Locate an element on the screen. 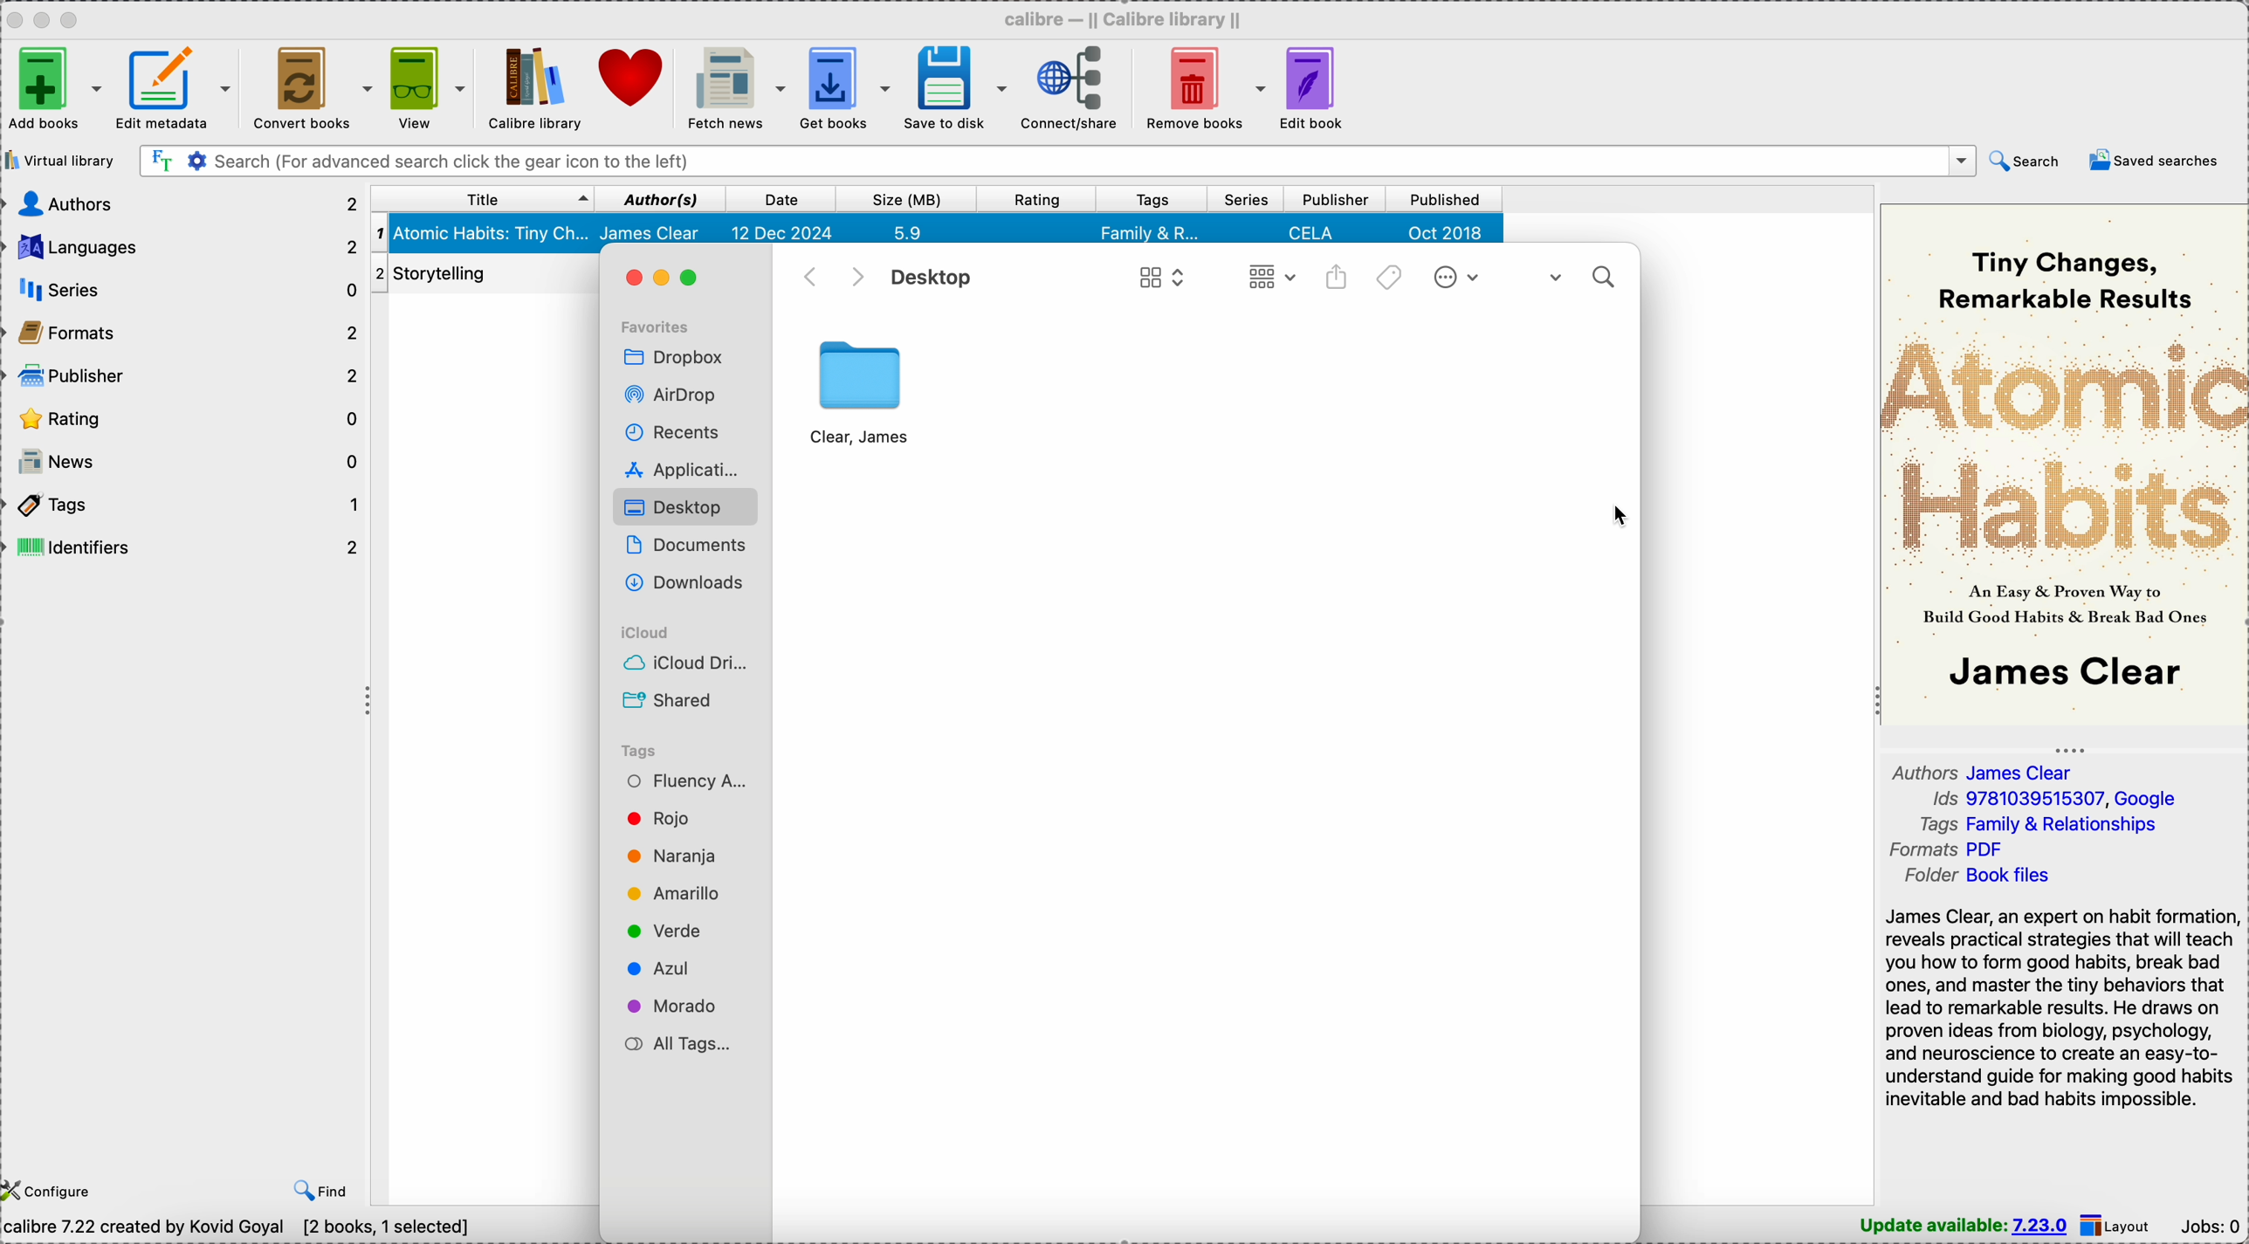 The width and height of the screenshot is (2249, 1244). more options is located at coordinates (1453, 278).